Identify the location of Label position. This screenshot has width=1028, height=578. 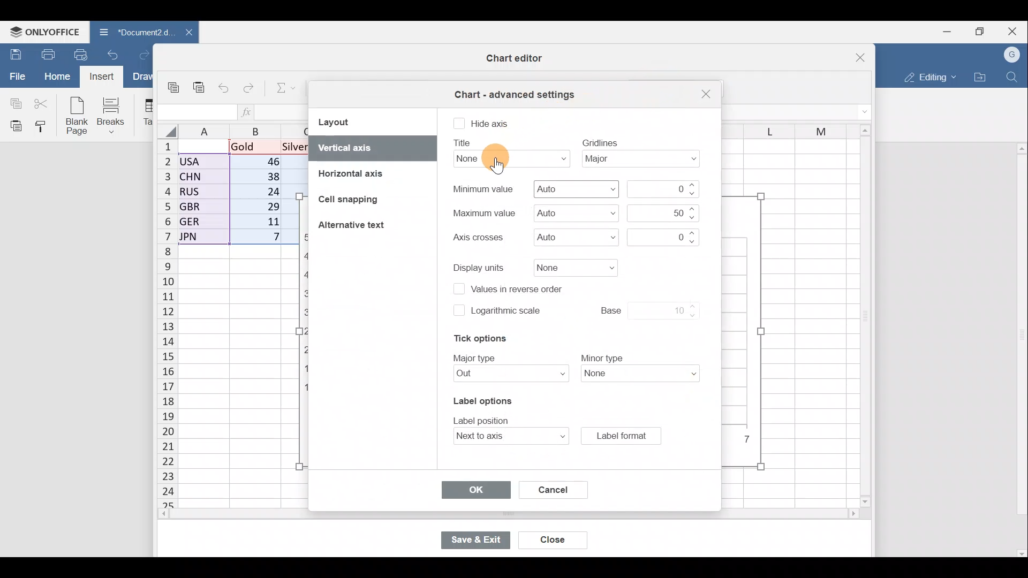
(500, 438).